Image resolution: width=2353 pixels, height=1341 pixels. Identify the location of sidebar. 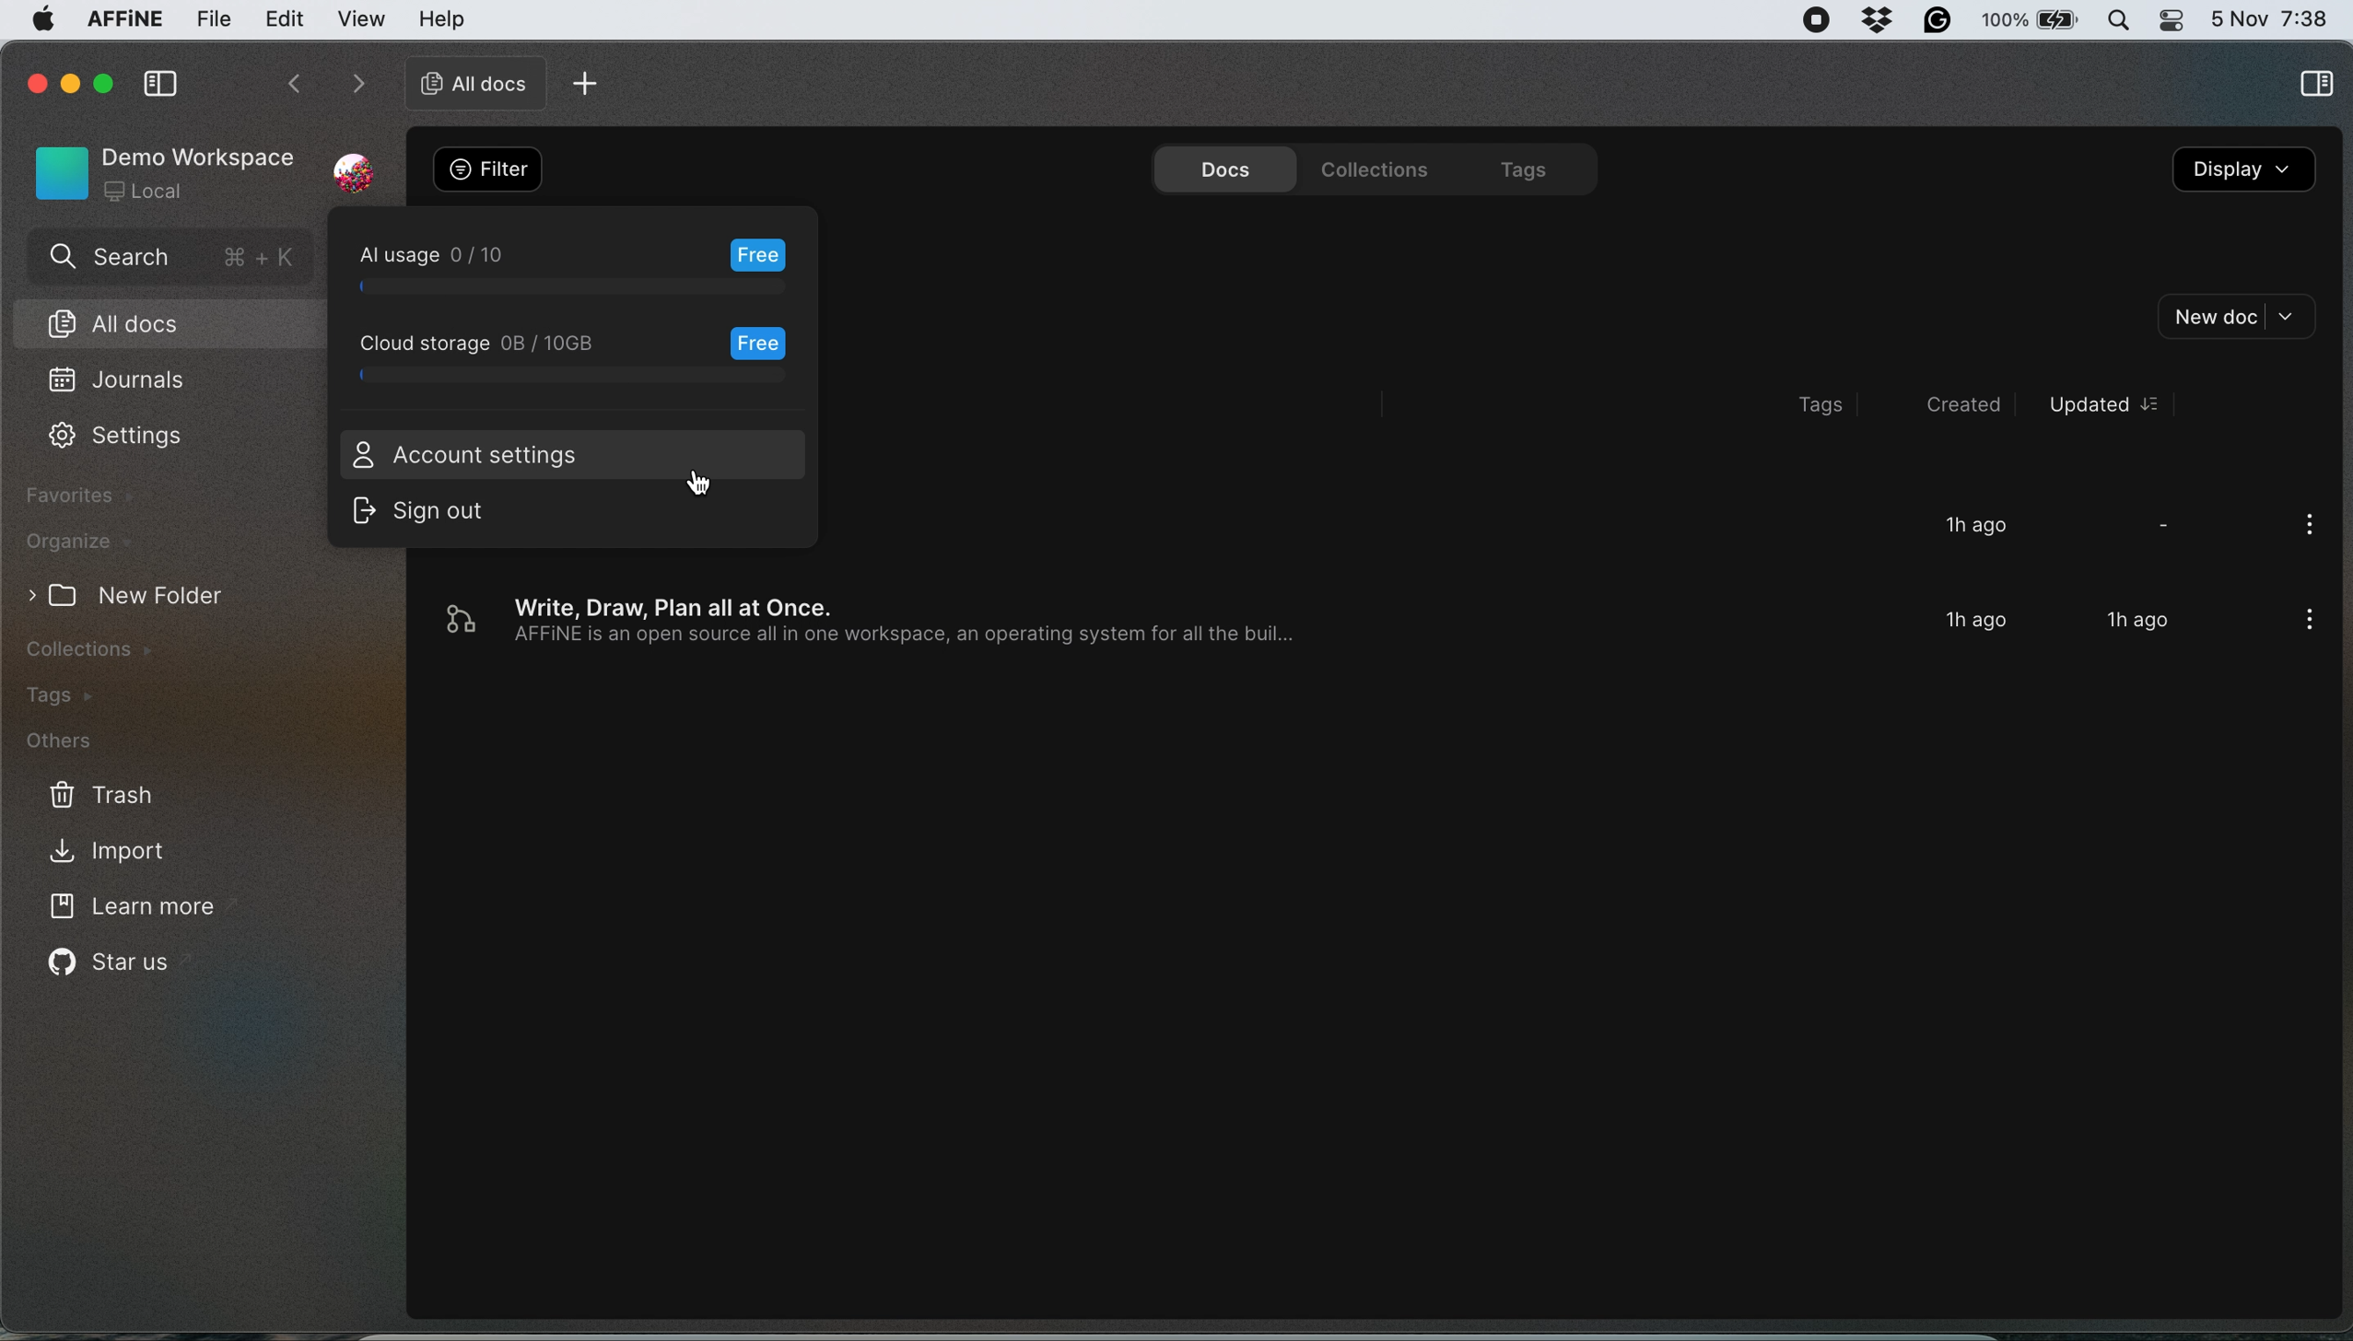
(2315, 87).